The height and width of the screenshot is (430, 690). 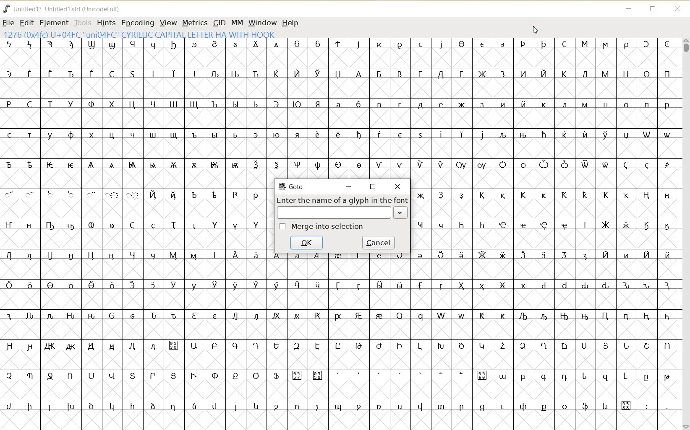 I want to click on ENCODING, so click(x=138, y=22).